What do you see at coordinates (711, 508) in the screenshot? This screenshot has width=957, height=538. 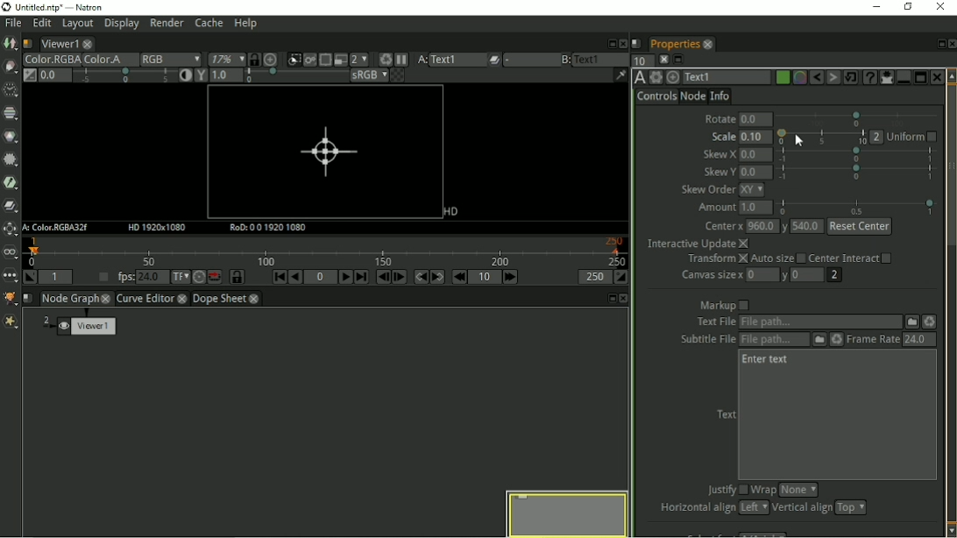 I see `Horizontal align` at bounding box center [711, 508].